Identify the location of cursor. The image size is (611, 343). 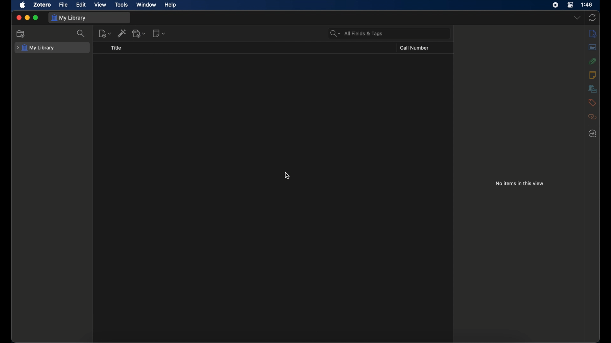
(287, 176).